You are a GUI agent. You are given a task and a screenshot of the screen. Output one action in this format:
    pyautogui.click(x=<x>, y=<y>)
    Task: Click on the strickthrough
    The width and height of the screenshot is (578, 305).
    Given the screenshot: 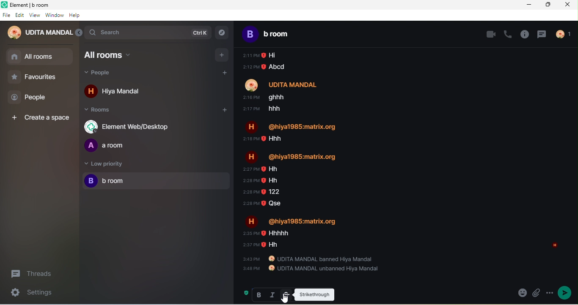 What is the action you would take?
    pyautogui.click(x=316, y=294)
    